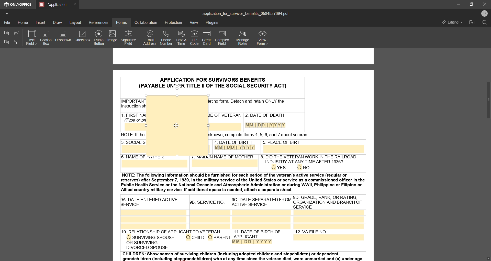 The height and width of the screenshot is (261, 491). I want to click on PDF of application for survivors benefits, so click(244, 211).